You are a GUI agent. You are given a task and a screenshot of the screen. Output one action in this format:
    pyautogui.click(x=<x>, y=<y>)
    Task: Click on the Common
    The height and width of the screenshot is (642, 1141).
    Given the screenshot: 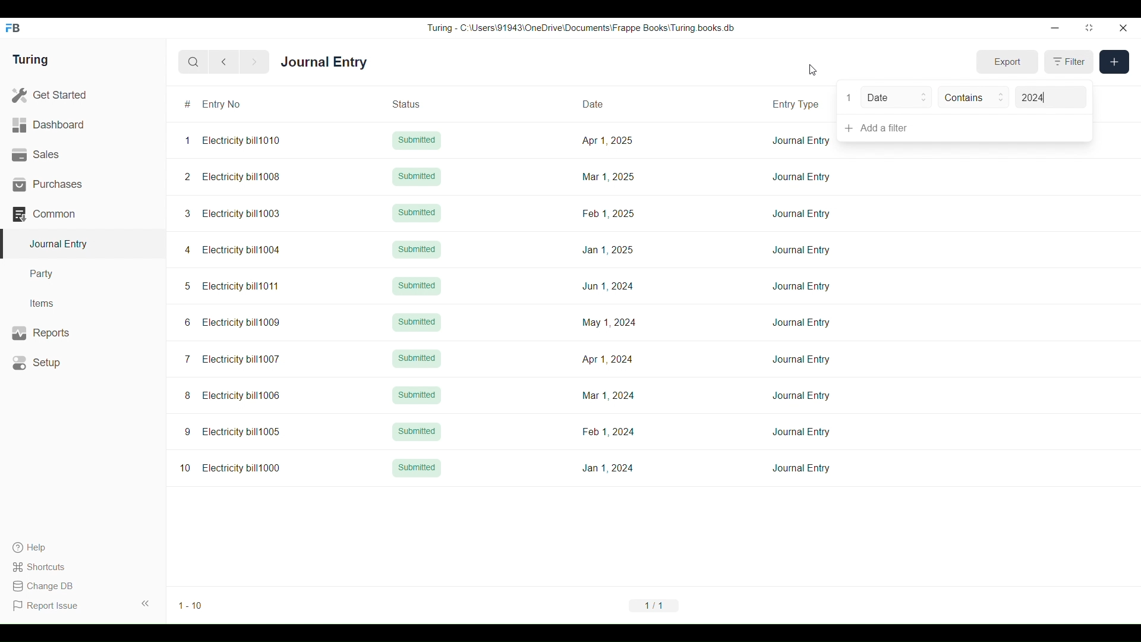 What is the action you would take?
    pyautogui.click(x=83, y=214)
    